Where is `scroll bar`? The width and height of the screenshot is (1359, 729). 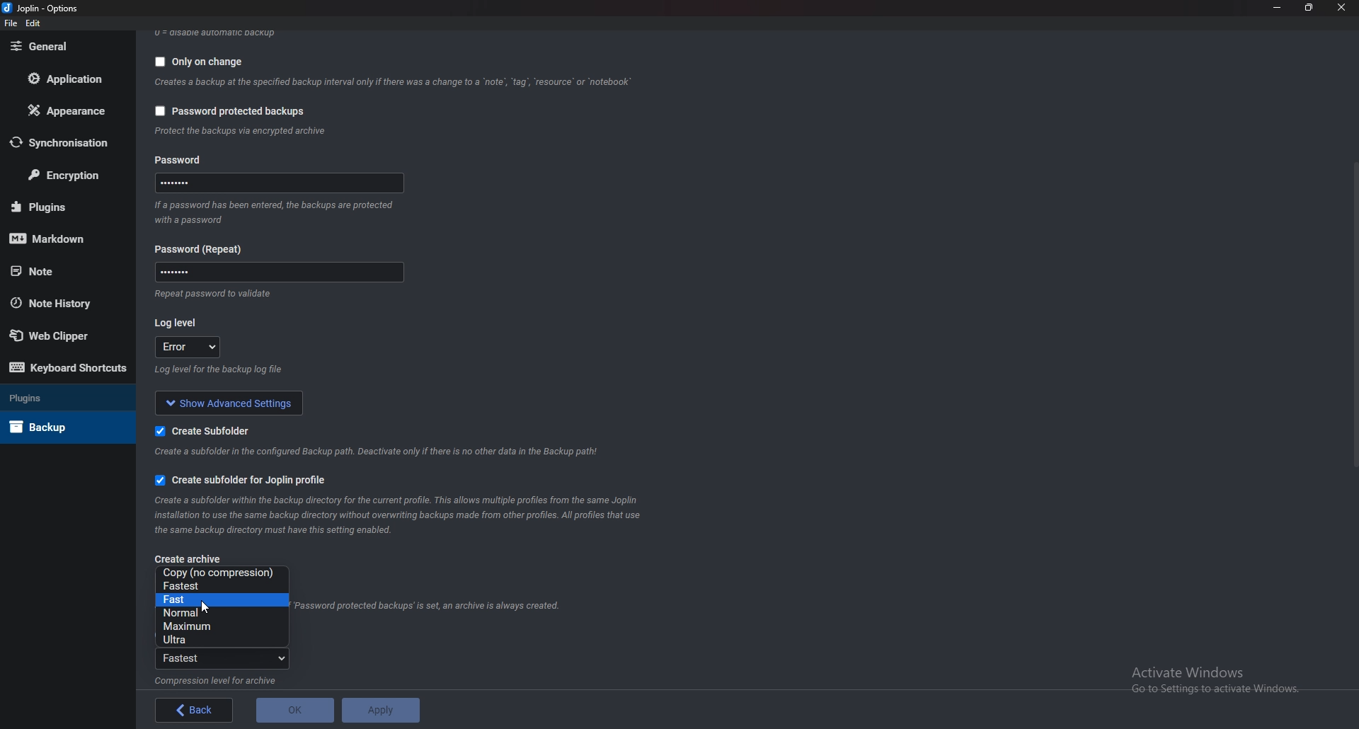 scroll bar is located at coordinates (1353, 316).